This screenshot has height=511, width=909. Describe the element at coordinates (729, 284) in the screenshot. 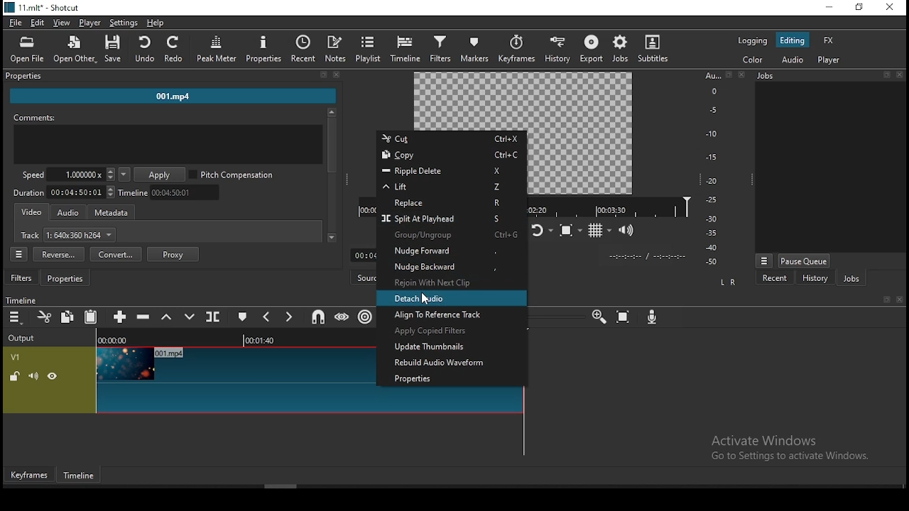

I see `L R` at that location.